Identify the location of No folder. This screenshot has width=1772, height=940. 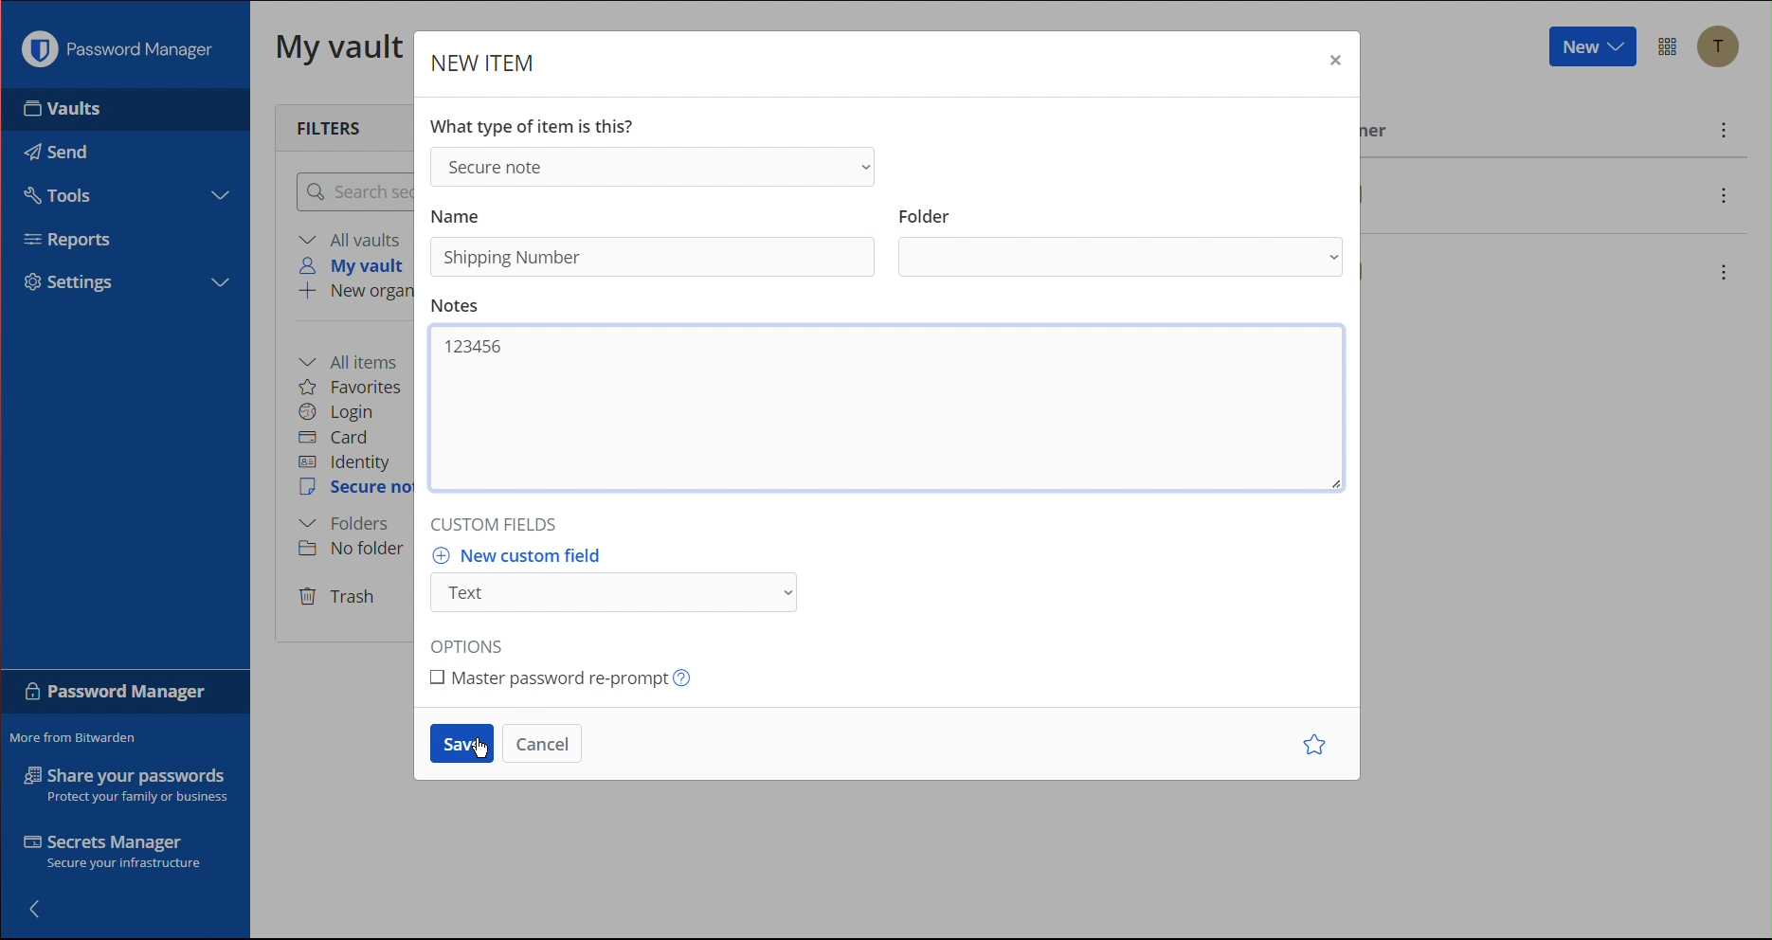
(353, 551).